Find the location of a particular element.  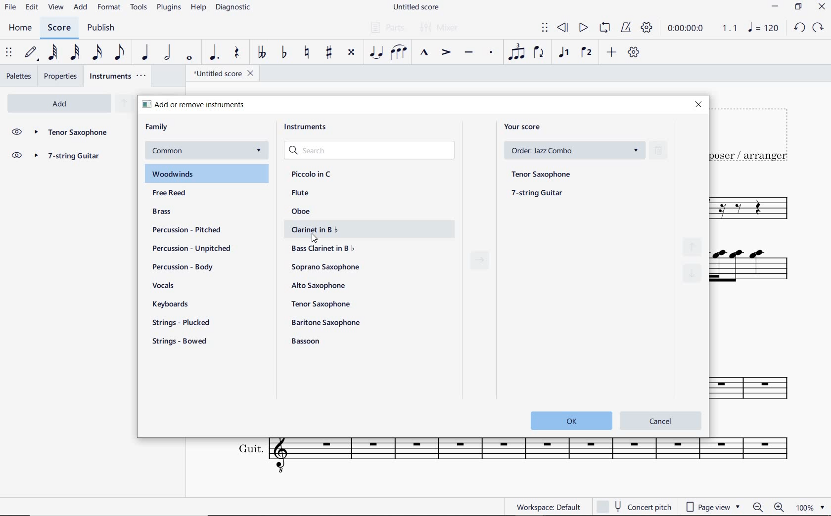

keyboards is located at coordinates (174, 305).